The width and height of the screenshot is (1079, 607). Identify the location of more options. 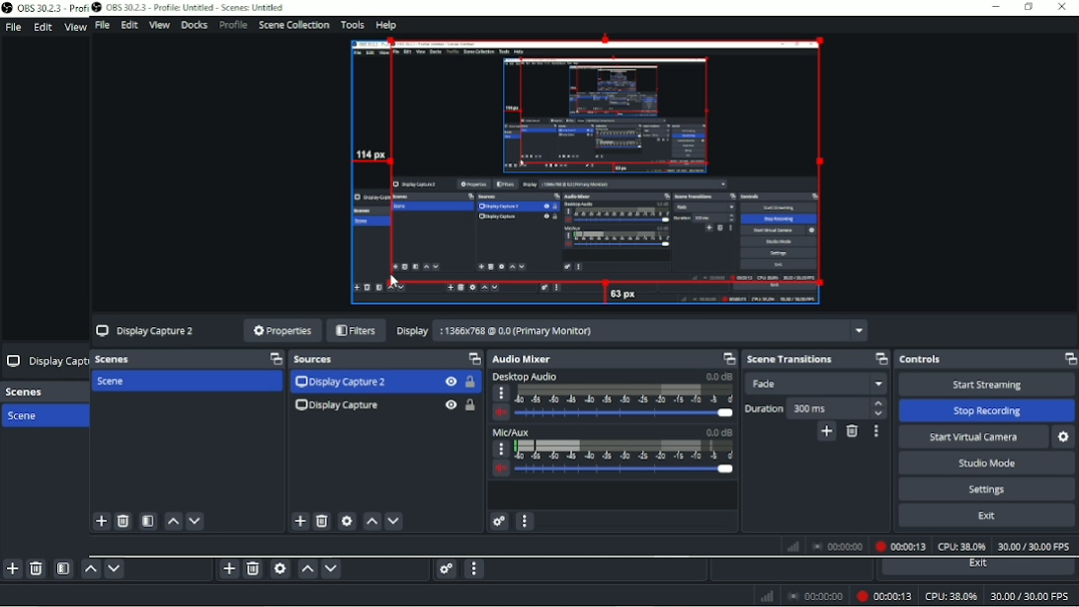
(498, 450).